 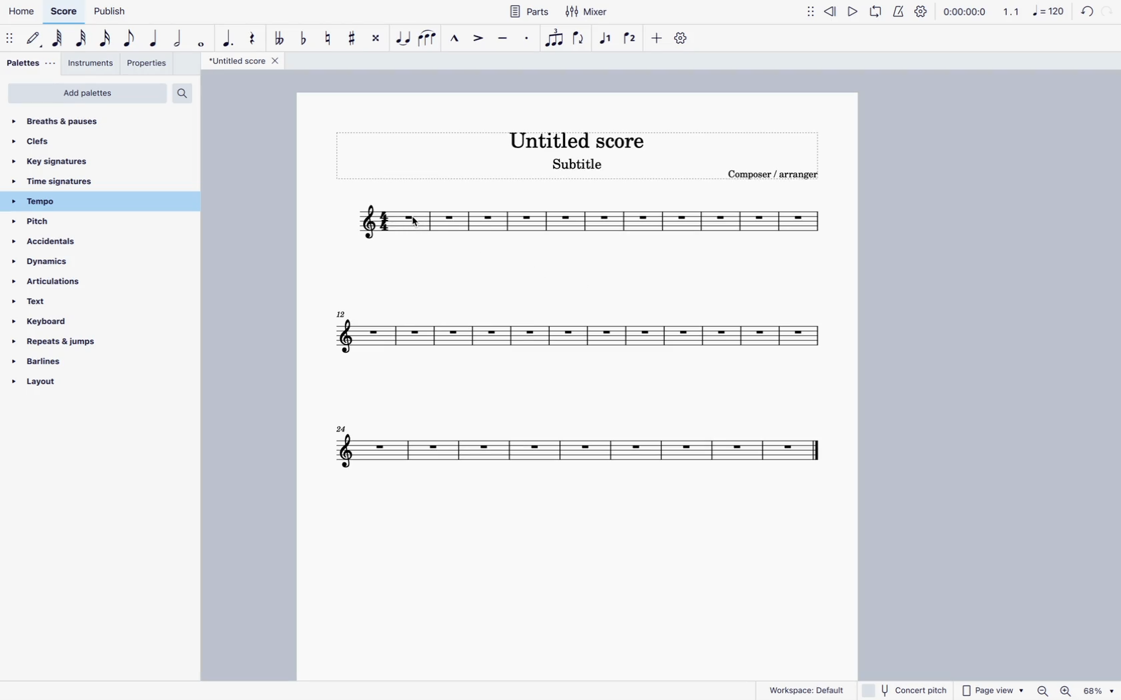 What do you see at coordinates (255, 39) in the screenshot?
I see `rest` at bounding box center [255, 39].